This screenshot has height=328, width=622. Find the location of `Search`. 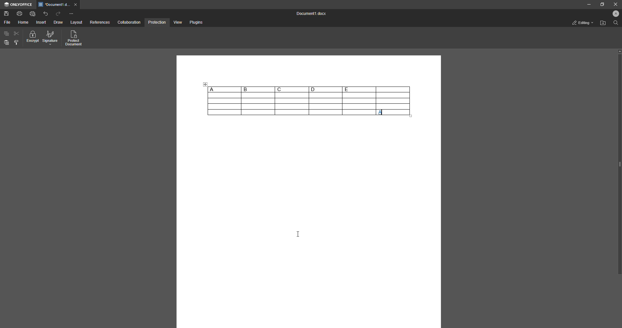

Search is located at coordinates (615, 23).